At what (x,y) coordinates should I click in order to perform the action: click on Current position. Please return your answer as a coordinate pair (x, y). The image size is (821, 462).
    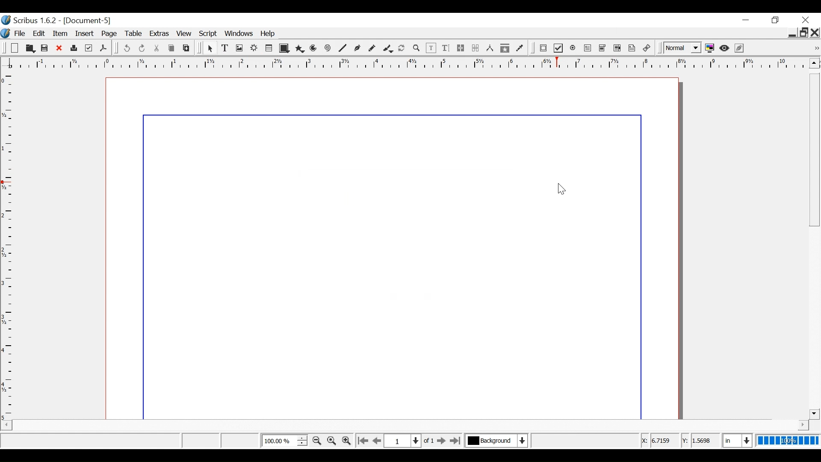
    Looking at the image, I should click on (411, 440).